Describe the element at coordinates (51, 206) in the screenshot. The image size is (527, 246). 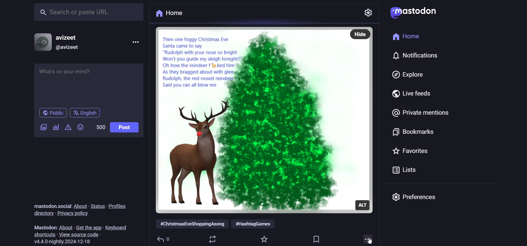
I see `mastodon social` at that location.